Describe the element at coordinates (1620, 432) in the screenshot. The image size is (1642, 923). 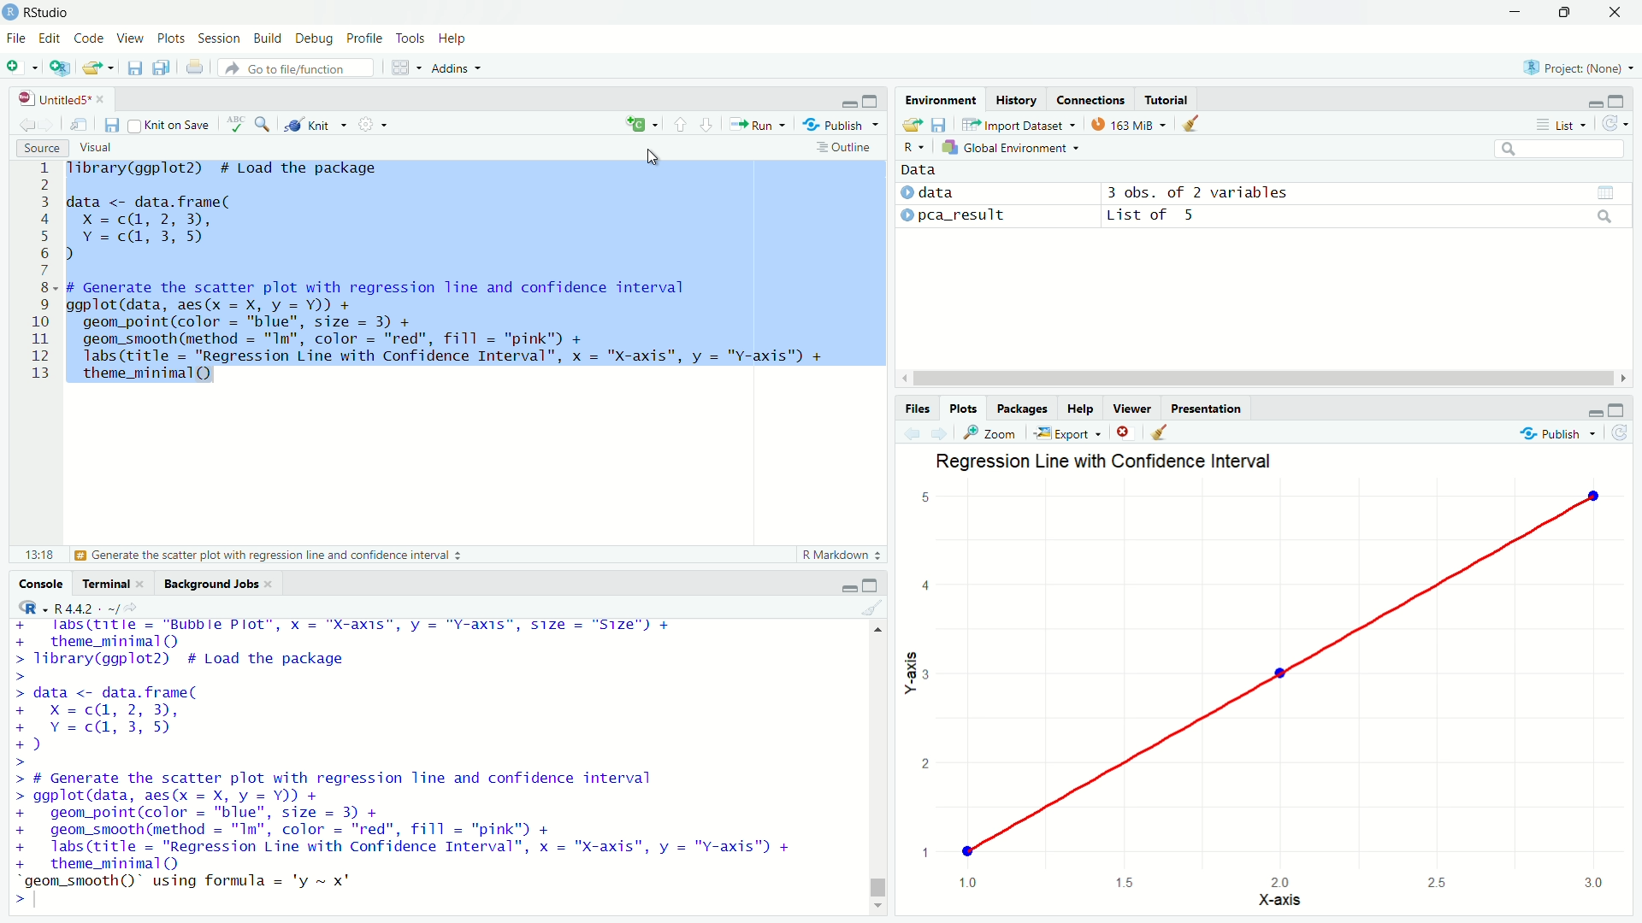
I see `Refresh current plot` at that location.